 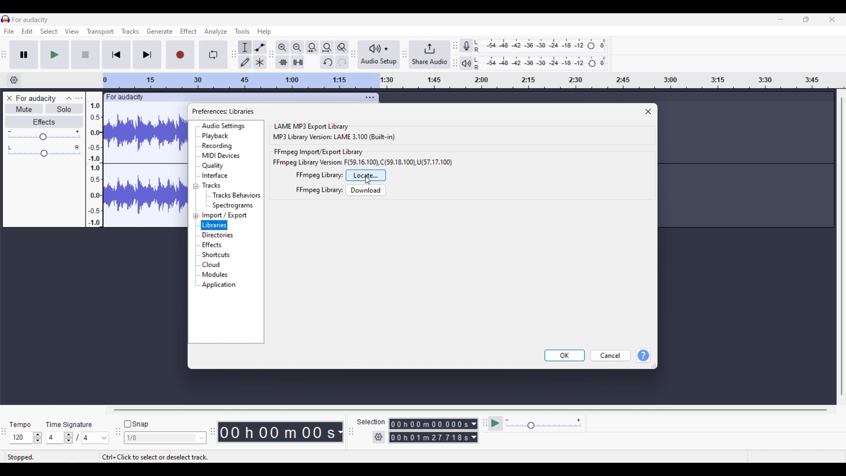 I want to click on Effects, so click(x=212, y=245).